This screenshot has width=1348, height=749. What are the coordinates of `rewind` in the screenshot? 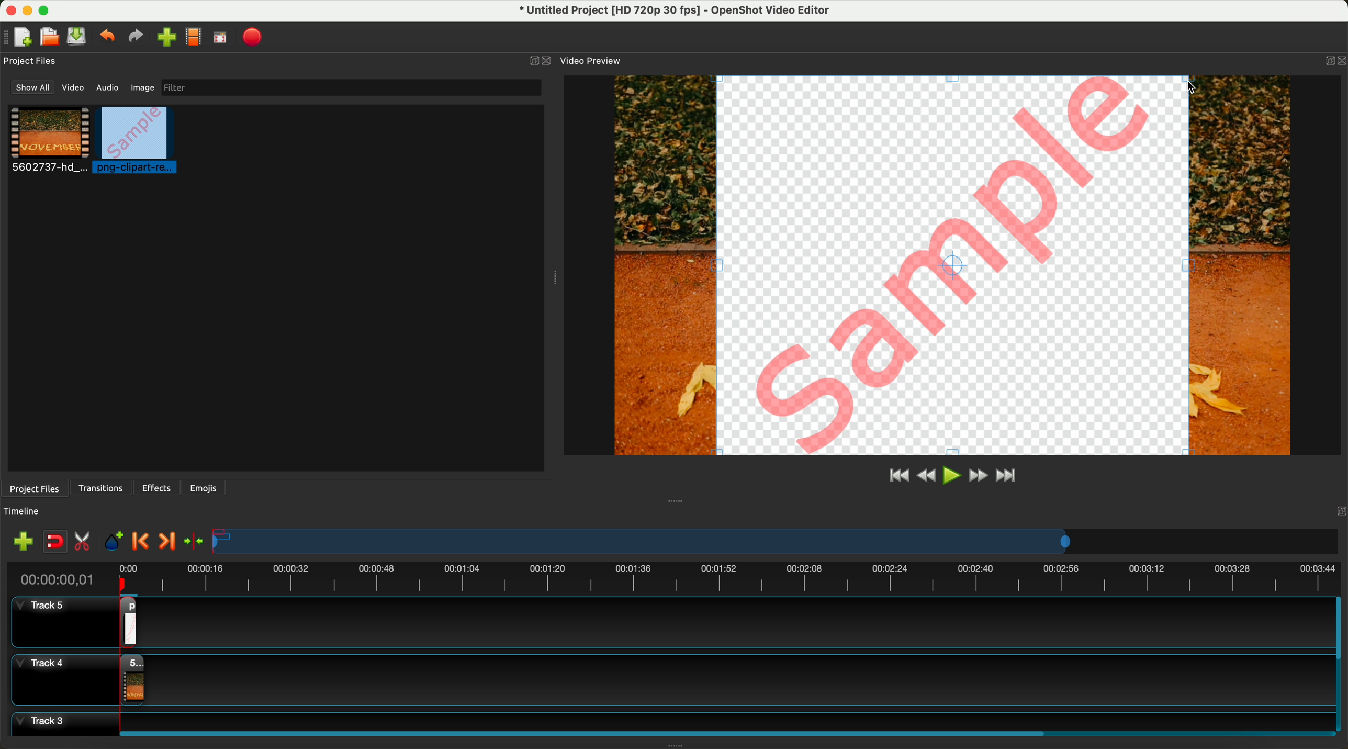 It's located at (925, 477).